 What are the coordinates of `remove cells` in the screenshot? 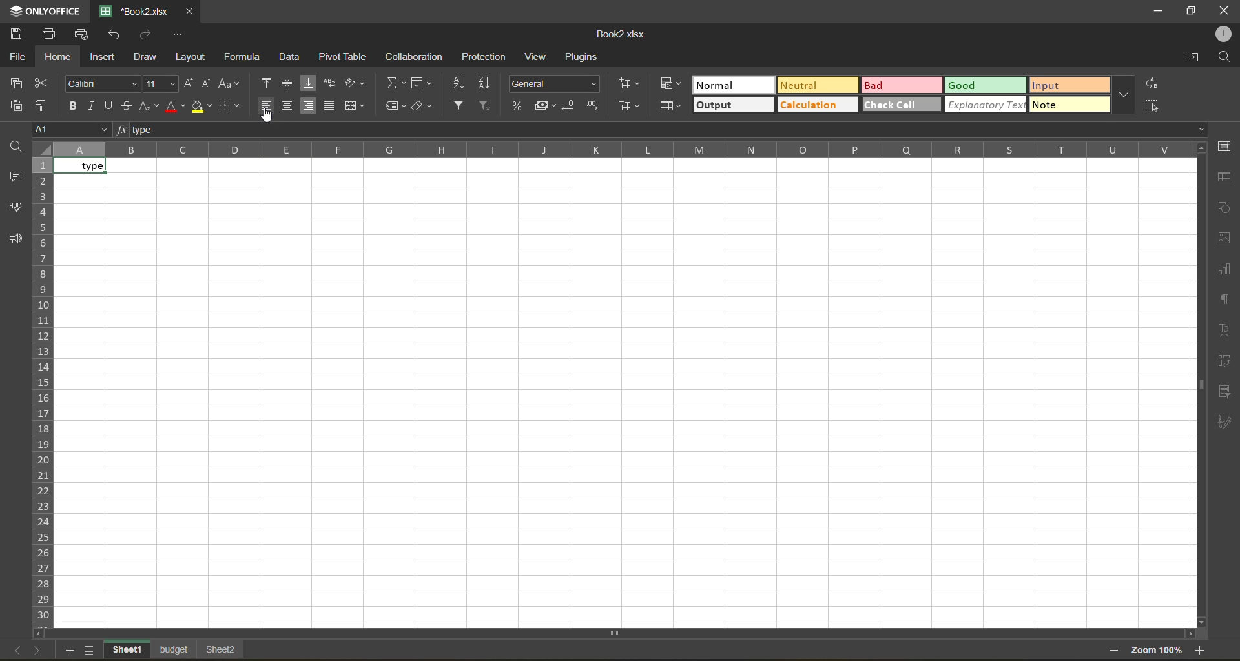 It's located at (630, 108).